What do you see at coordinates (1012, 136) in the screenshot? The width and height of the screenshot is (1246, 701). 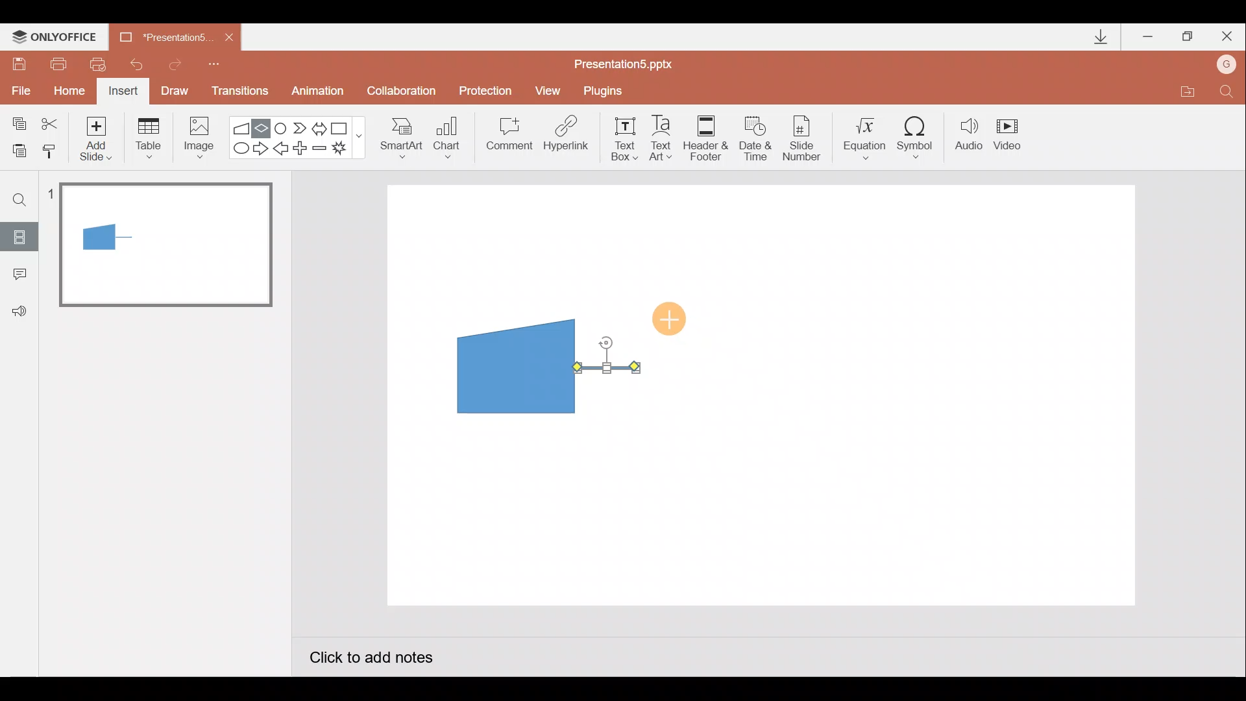 I see `Video` at bounding box center [1012, 136].